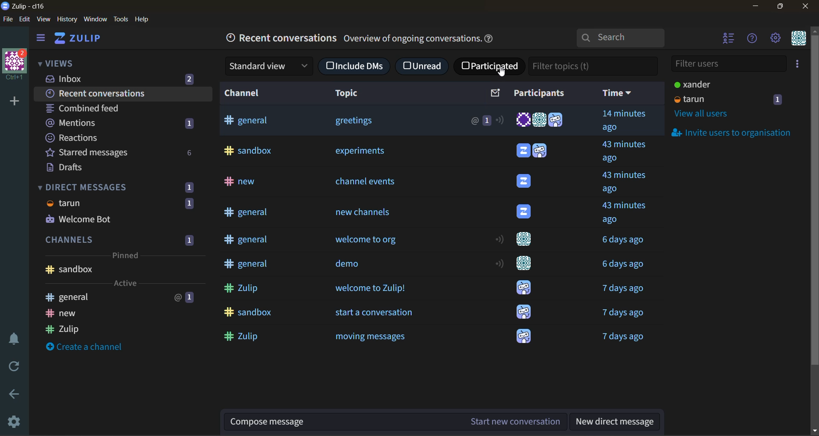  Describe the element at coordinates (120, 152) in the screenshot. I see `starred messages` at that location.